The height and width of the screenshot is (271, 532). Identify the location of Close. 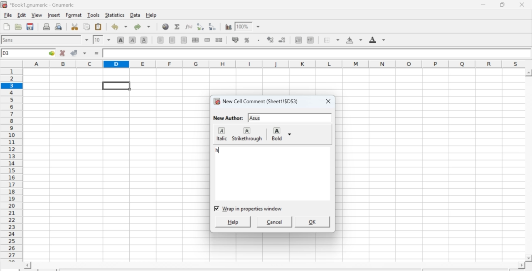
(522, 5).